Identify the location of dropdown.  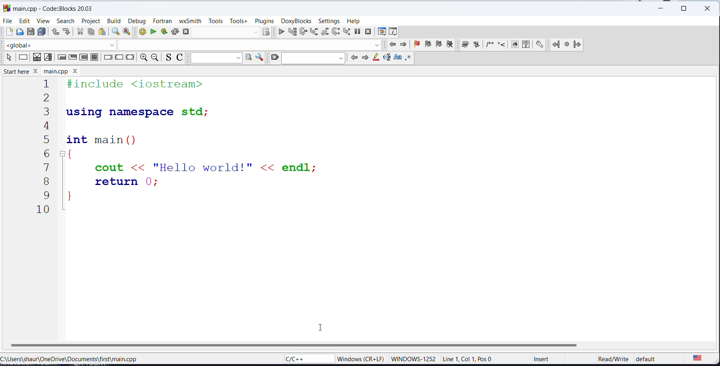
(255, 32).